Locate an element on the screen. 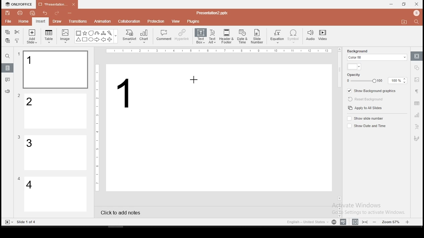 Image resolution: width=424 pixels, height=238 pixels. paragraph settings is located at coordinates (416, 91).